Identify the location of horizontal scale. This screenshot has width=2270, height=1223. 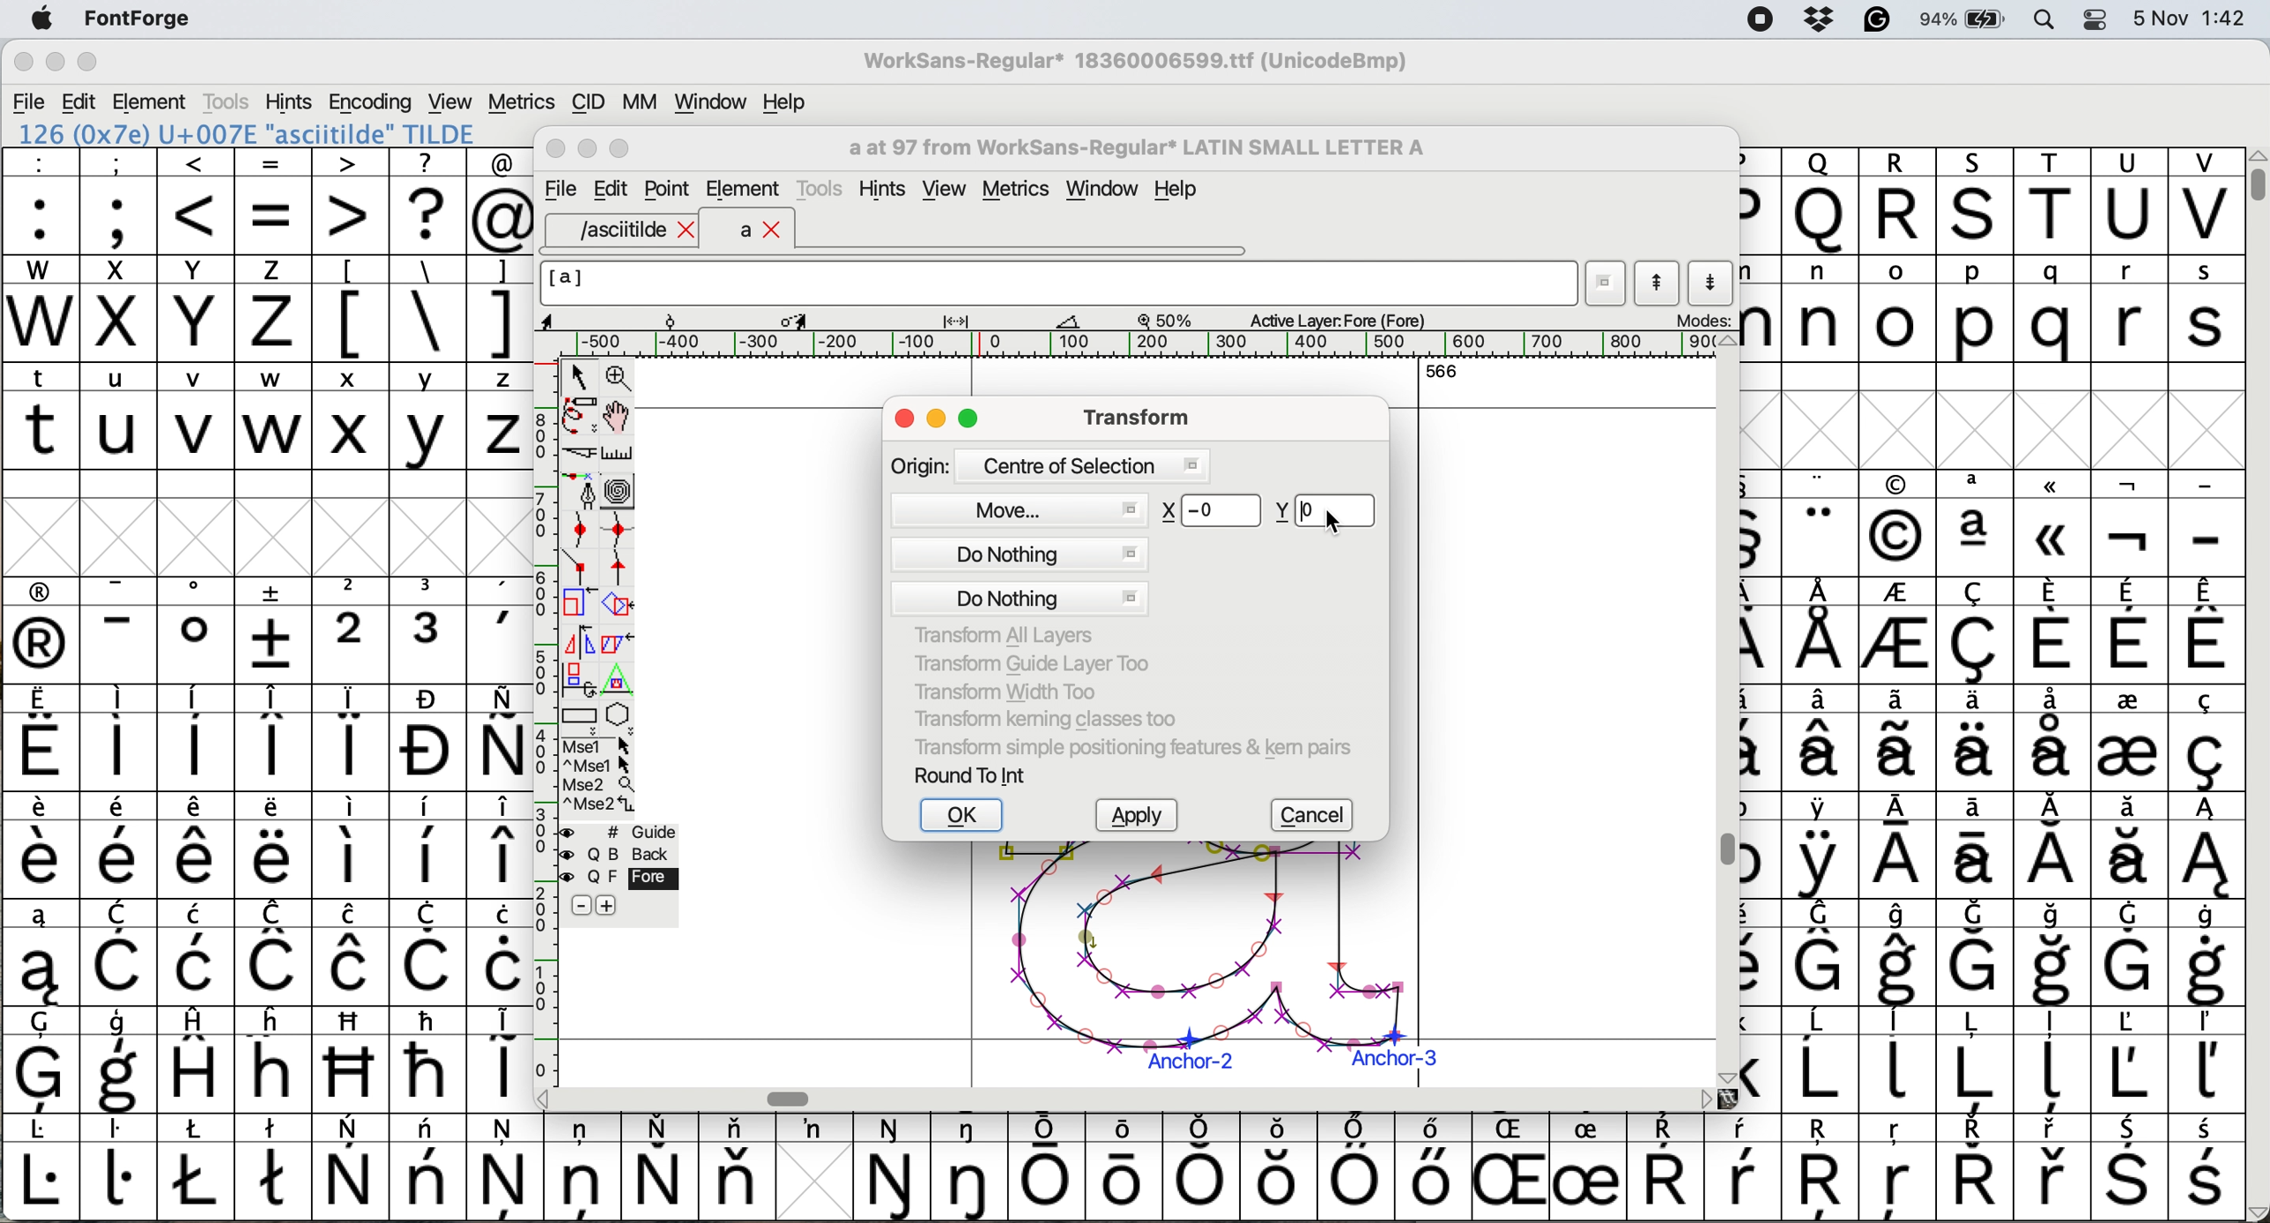
(1146, 345).